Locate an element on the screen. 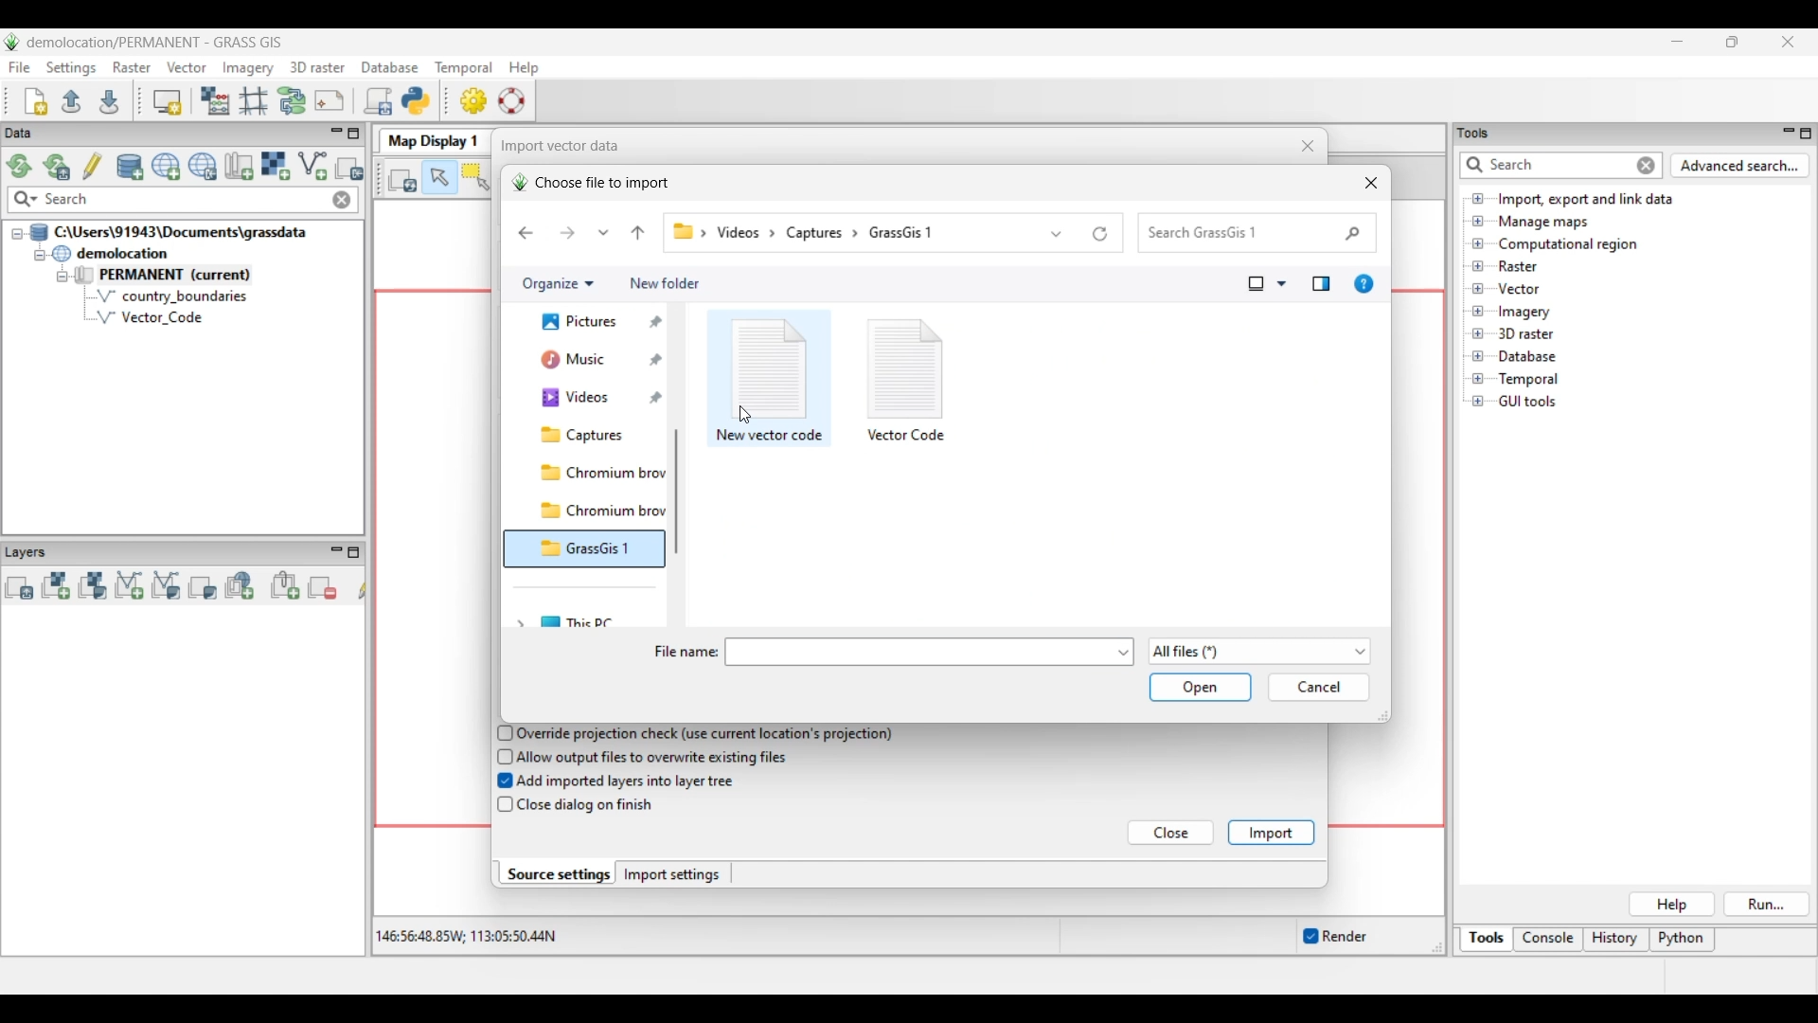 This screenshot has width=1818, height=1023. Double click to see files under 3D raster is located at coordinates (1526, 333).